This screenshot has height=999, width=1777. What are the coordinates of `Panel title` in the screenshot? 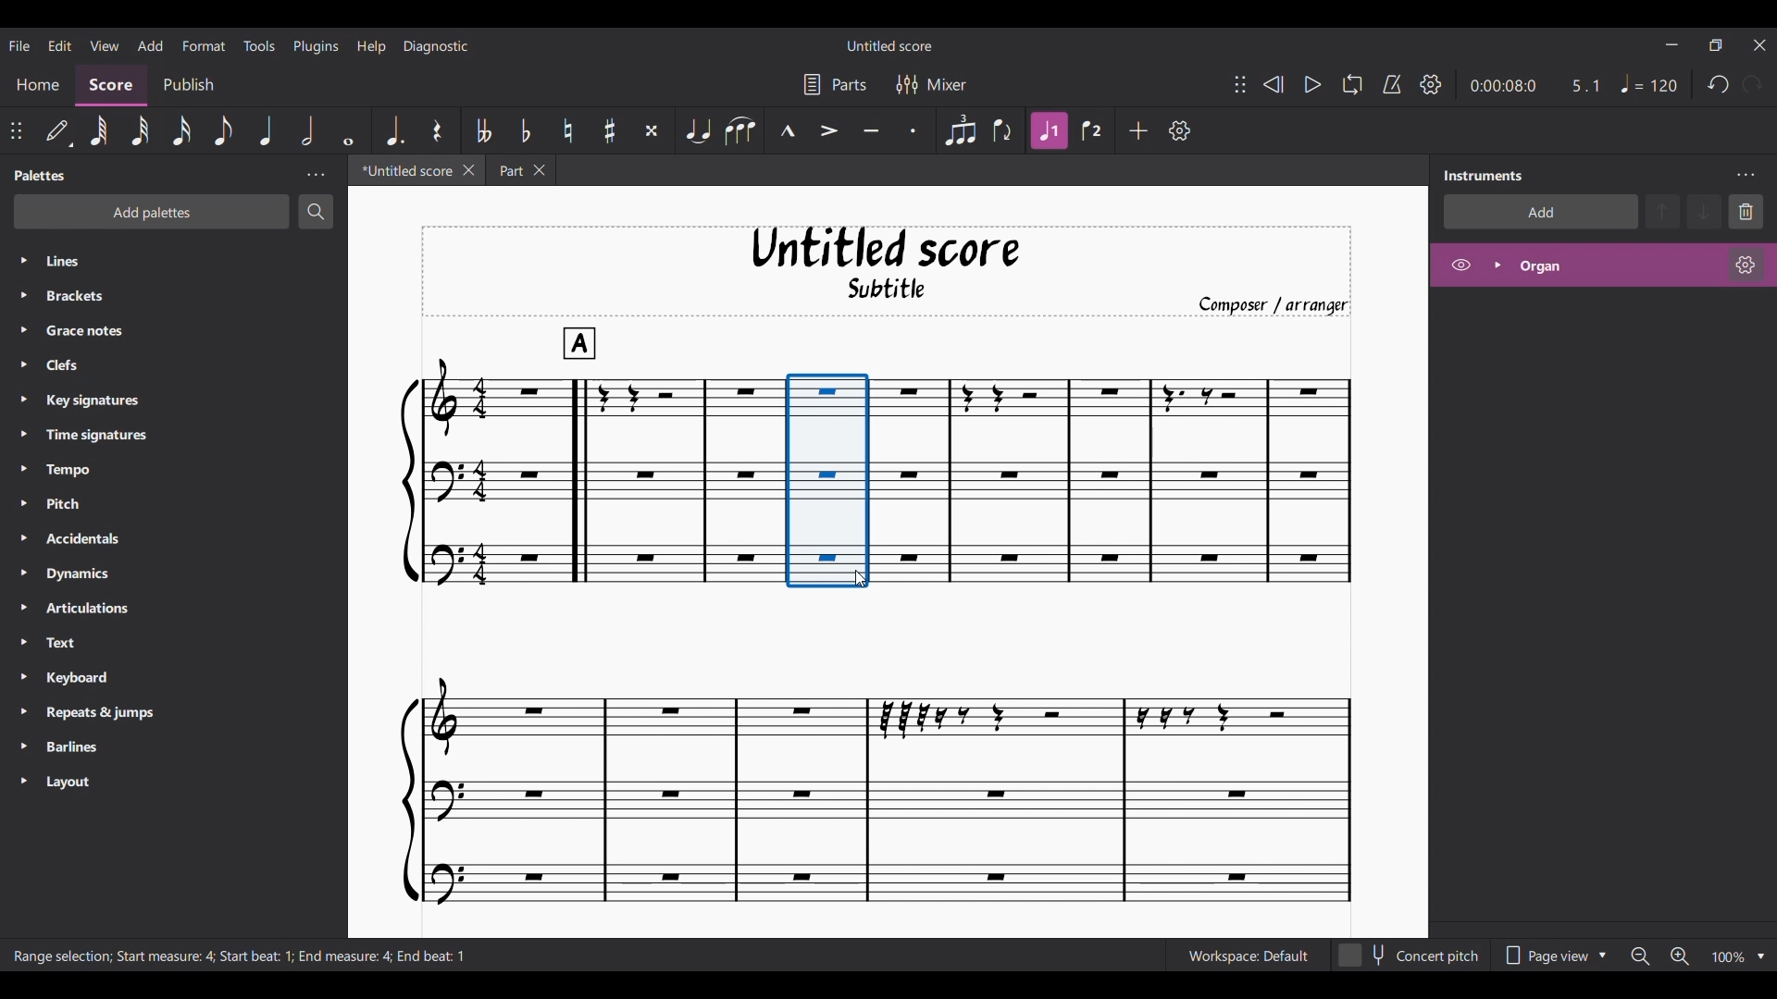 It's located at (1482, 175).